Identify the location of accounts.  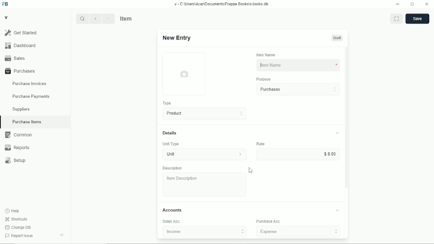
(172, 210).